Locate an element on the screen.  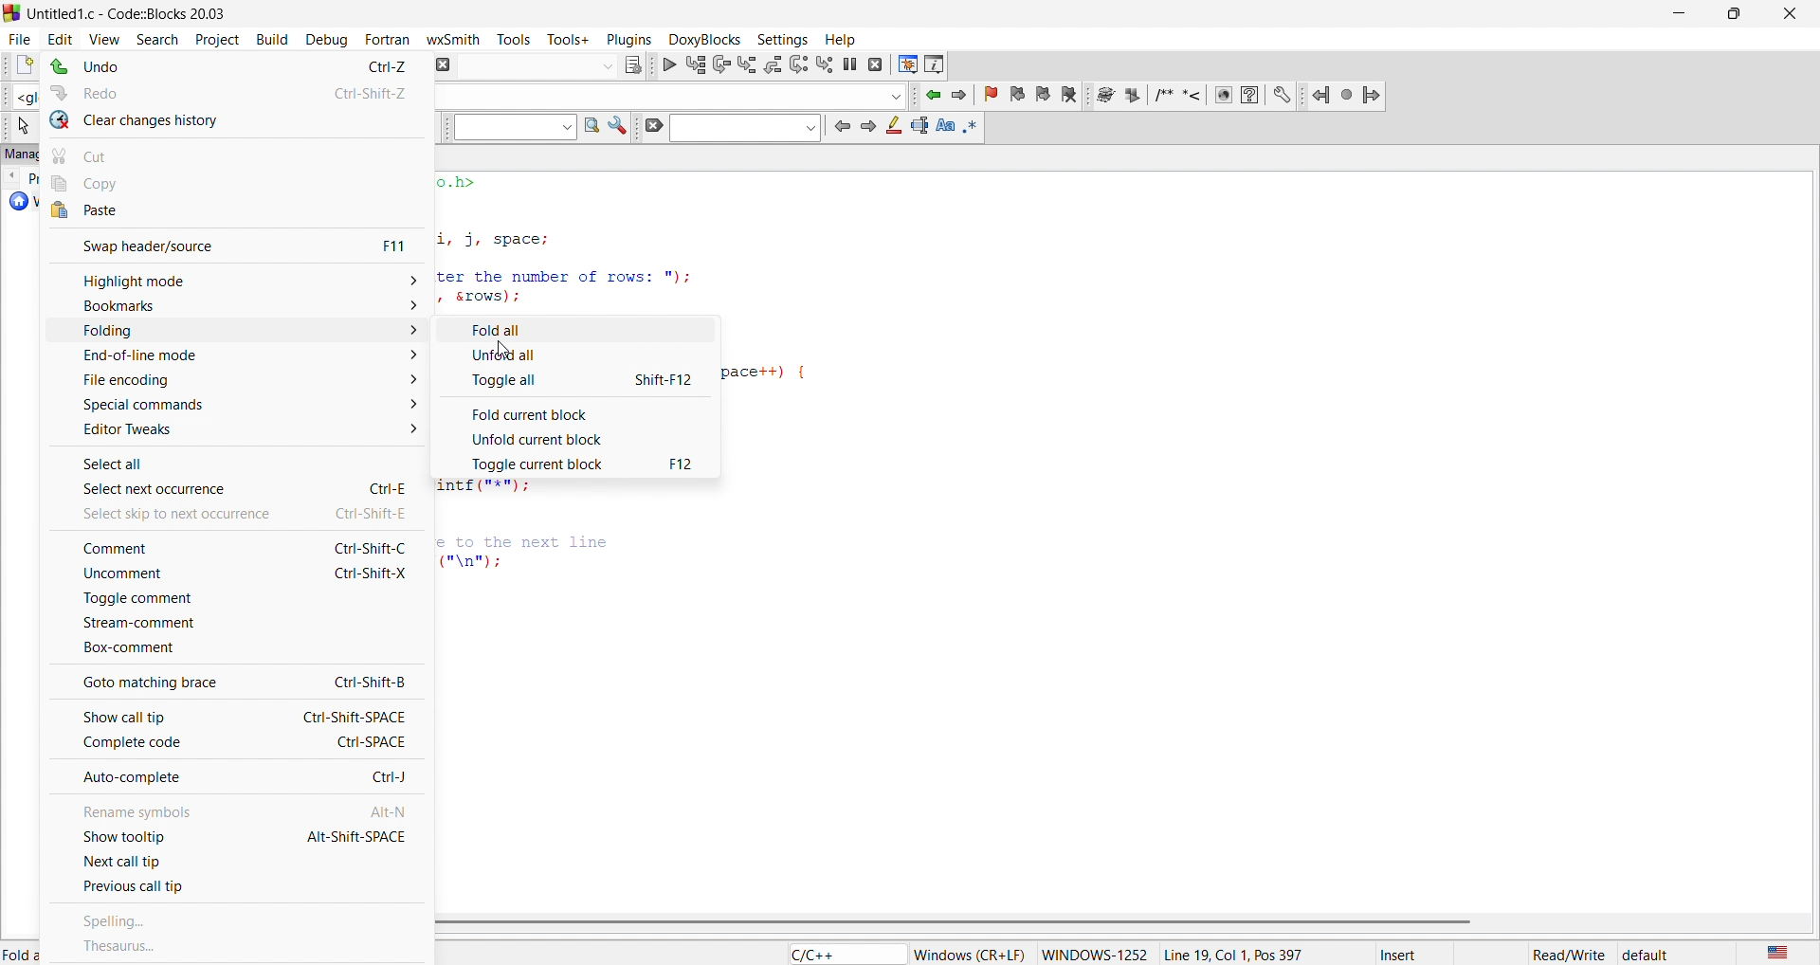
redo is located at coordinates (238, 89).